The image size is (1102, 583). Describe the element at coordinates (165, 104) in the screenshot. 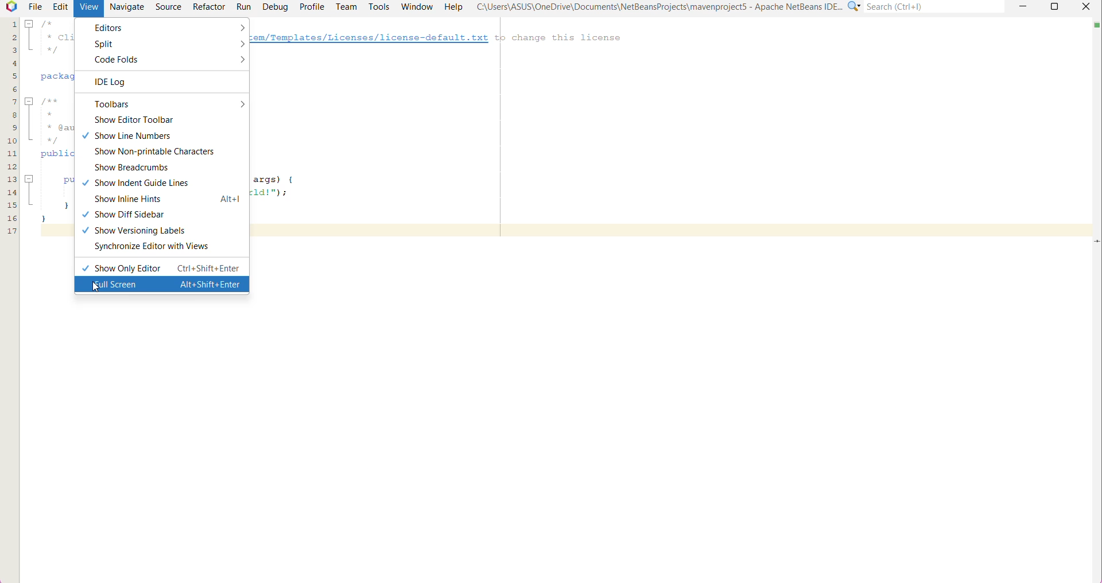

I see `Toolbars` at that location.